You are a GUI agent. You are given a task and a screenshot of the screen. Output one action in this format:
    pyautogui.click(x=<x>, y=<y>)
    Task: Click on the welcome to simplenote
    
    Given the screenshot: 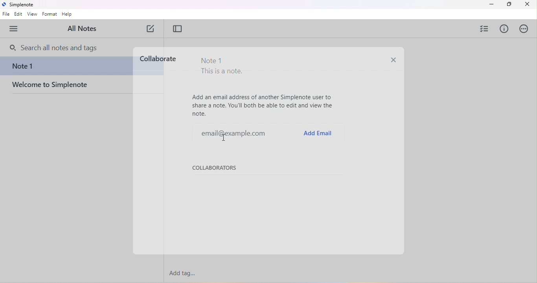 What is the action you would take?
    pyautogui.click(x=68, y=87)
    